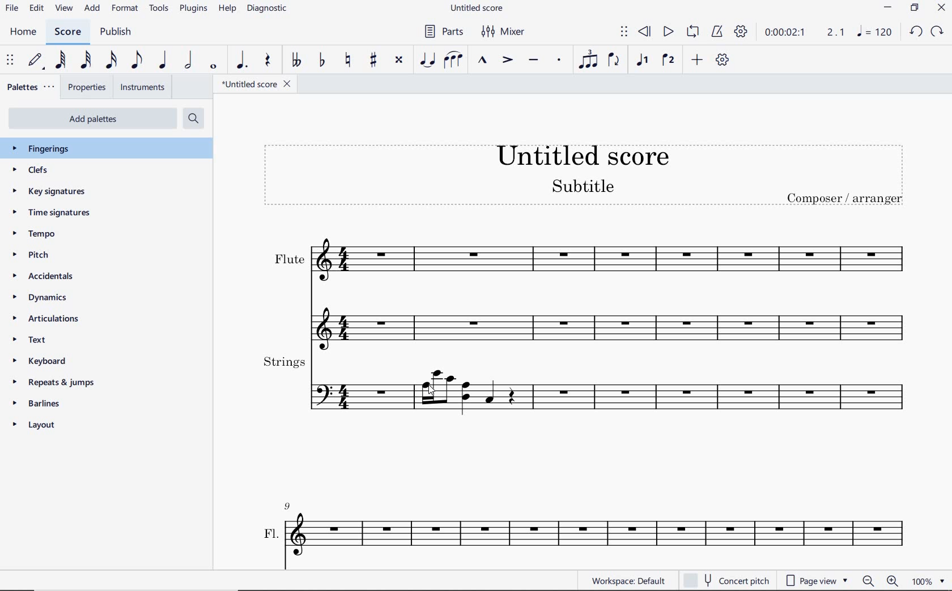  Describe the element at coordinates (432, 390) in the screenshot. I see `cursor` at that location.